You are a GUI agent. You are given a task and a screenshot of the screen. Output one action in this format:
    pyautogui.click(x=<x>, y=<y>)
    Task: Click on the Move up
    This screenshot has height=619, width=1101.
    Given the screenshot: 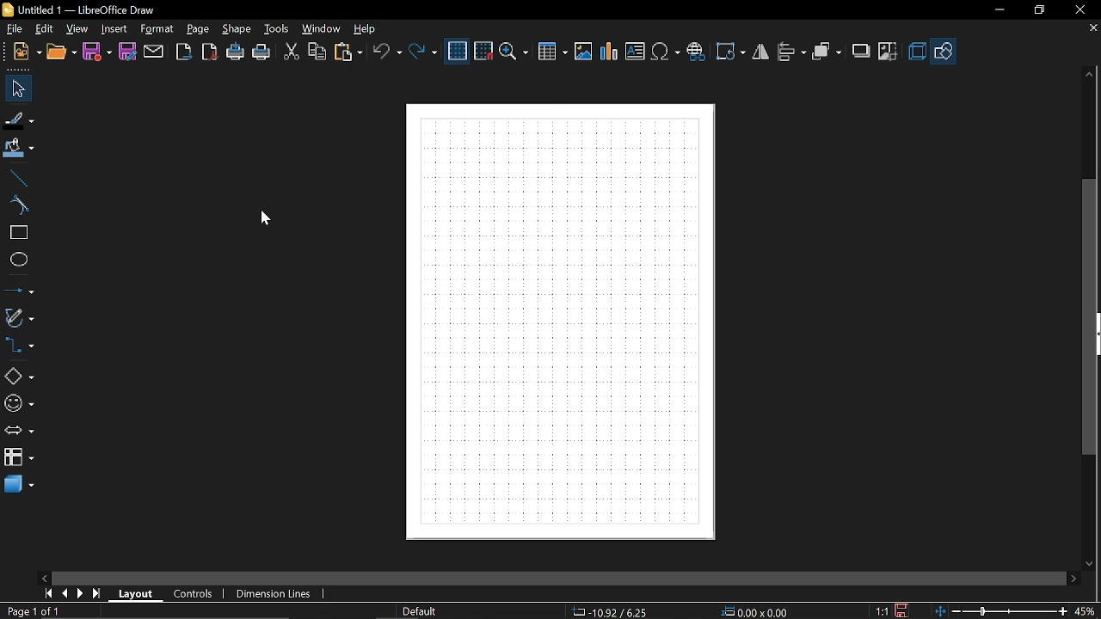 What is the action you would take?
    pyautogui.click(x=1089, y=75)
    